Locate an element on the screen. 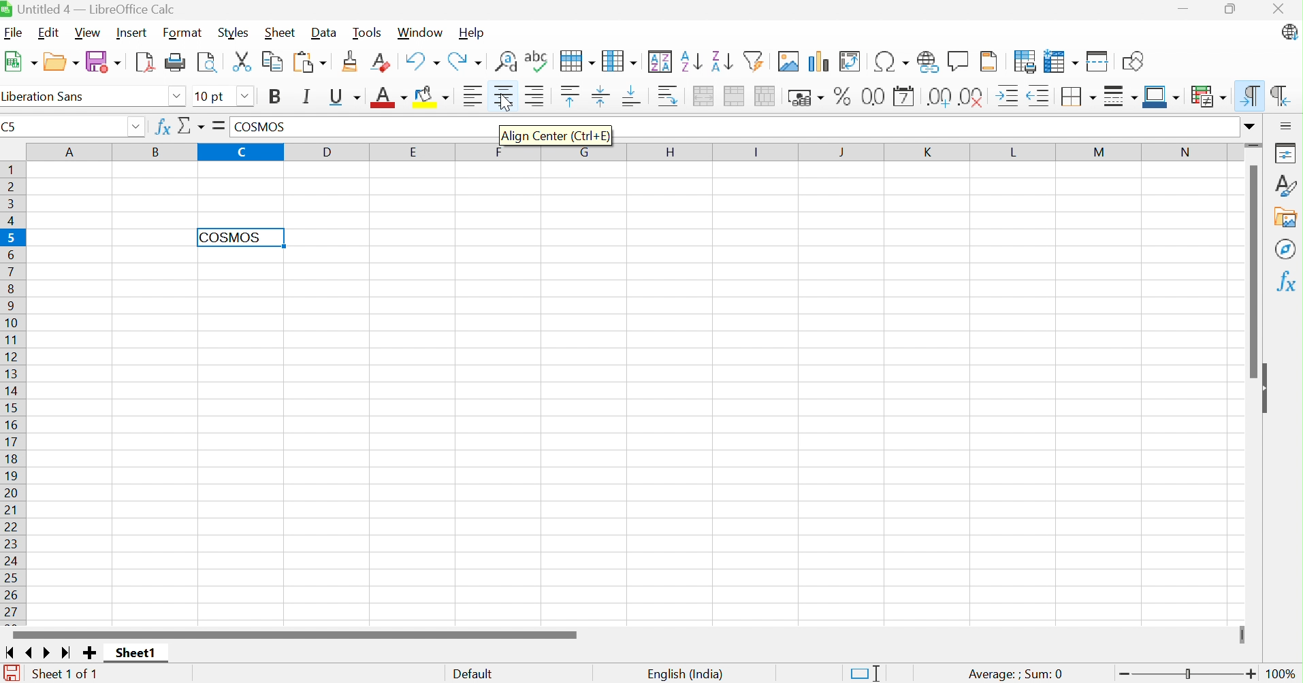 The width and height of the screenshot is (1303, 683). Close is located at coordinates (1277, 9).